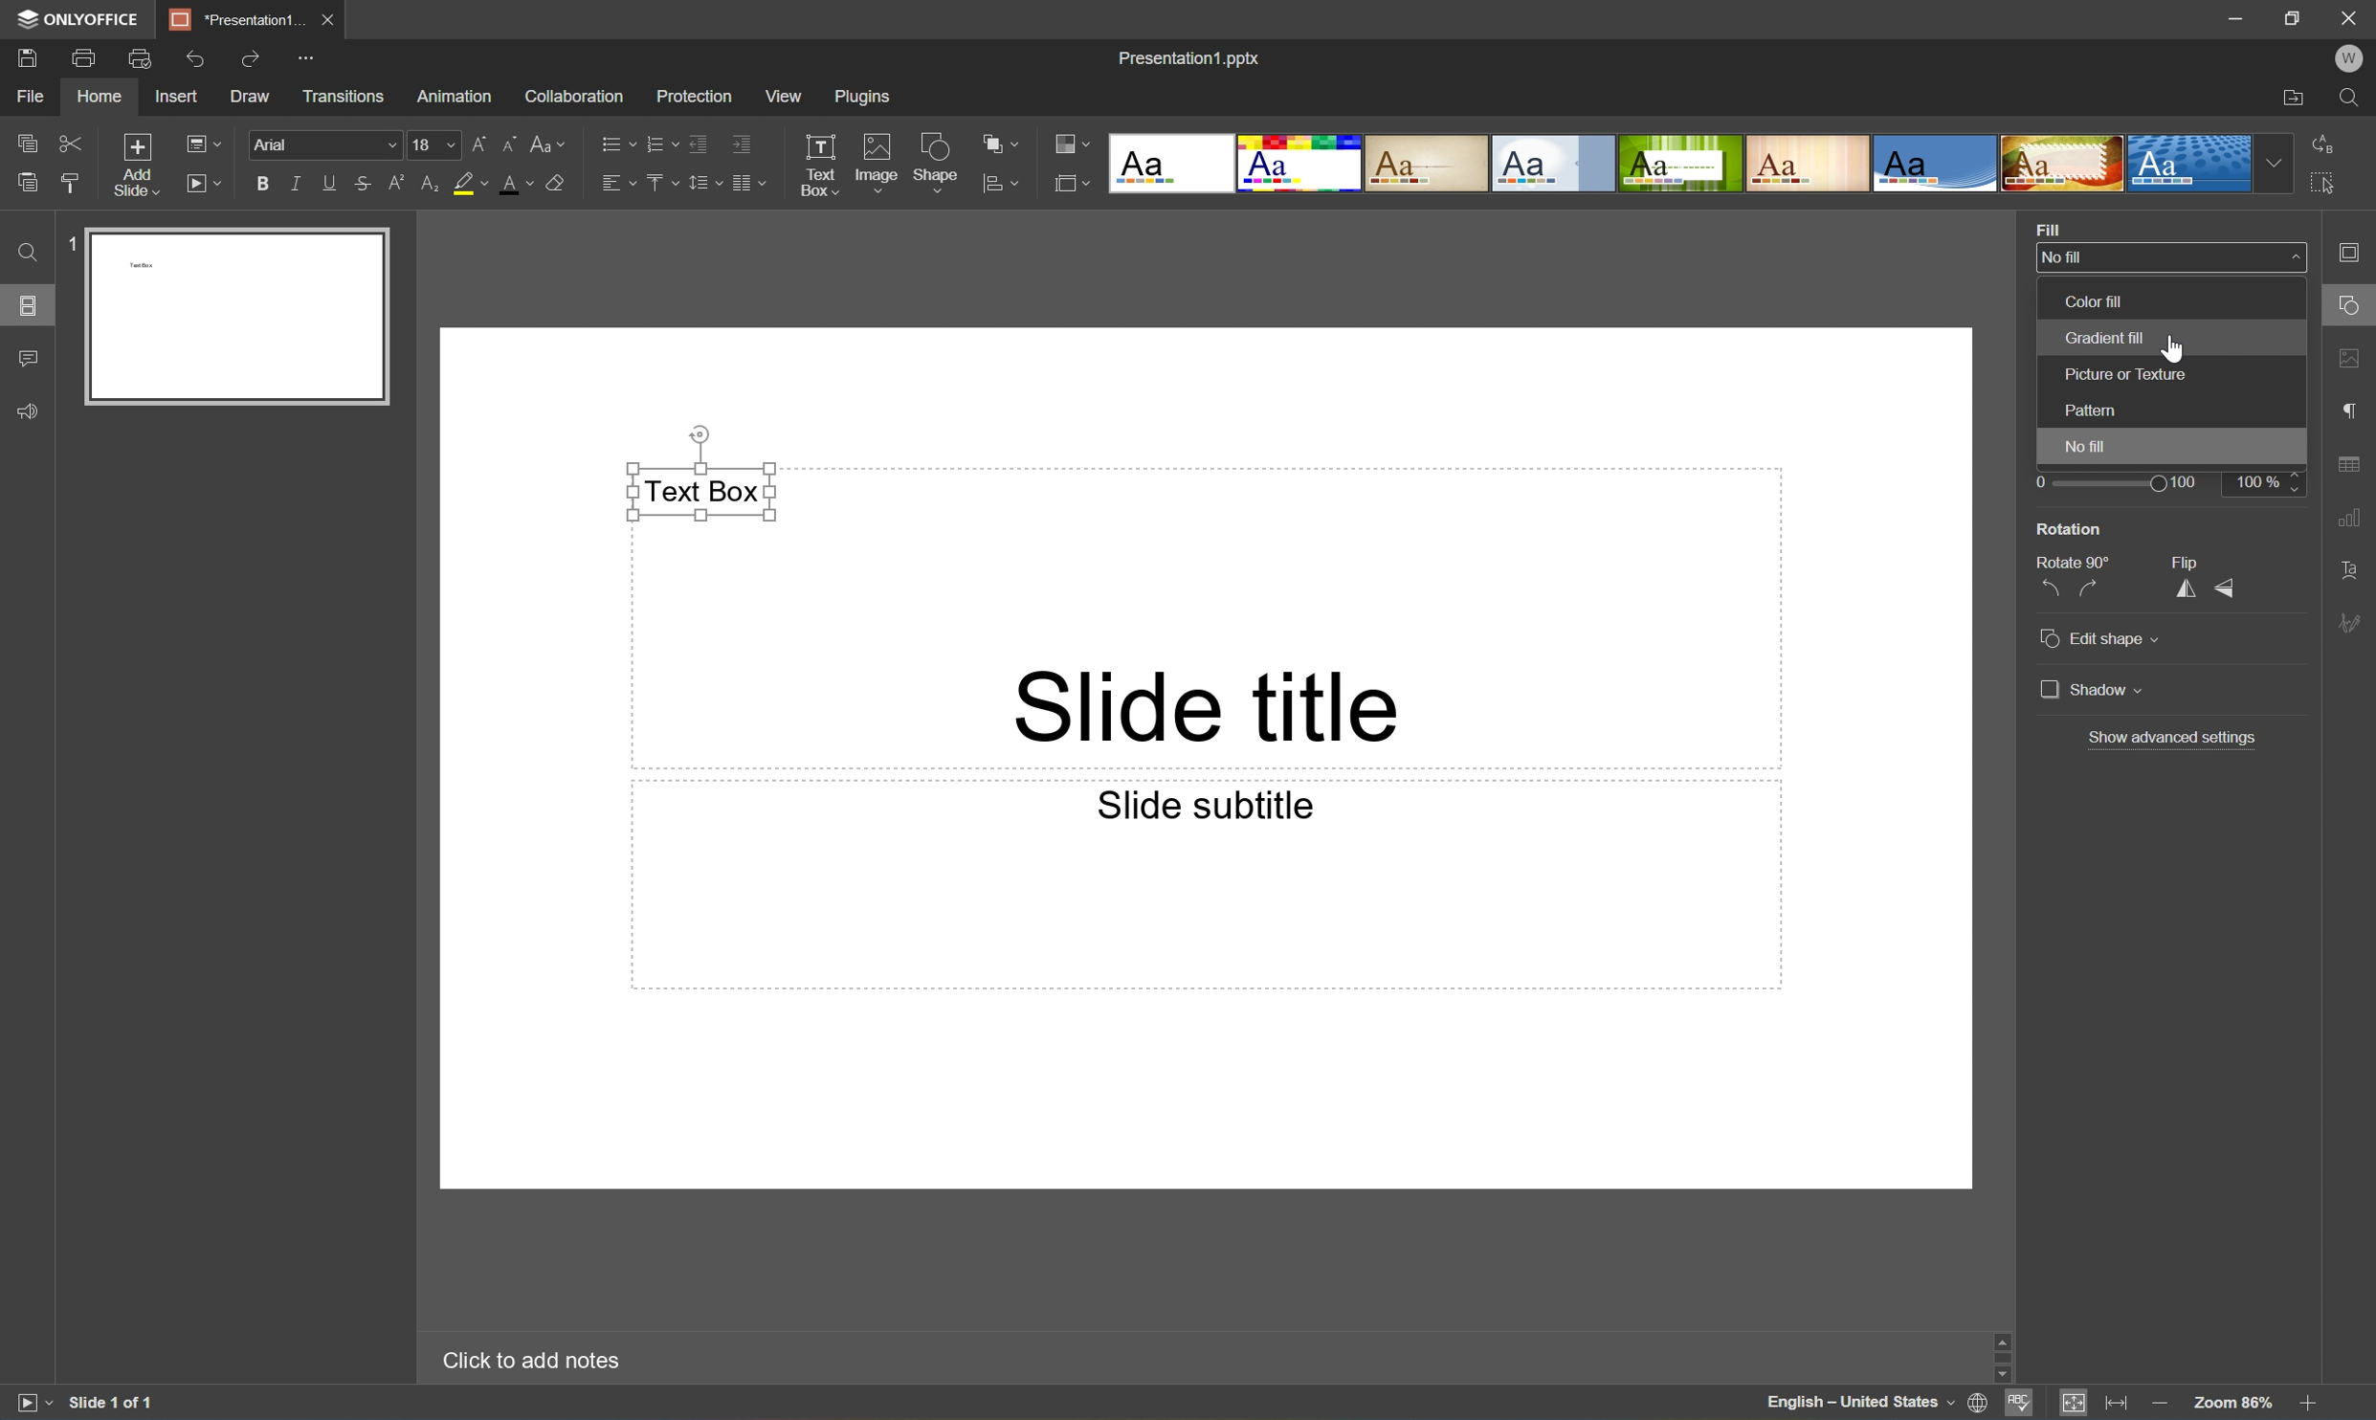 This screenshot has width=2376, height=1420. I want to click on Change slide layout, so click(201, 143).